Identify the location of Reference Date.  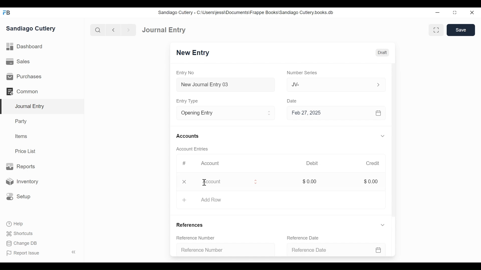
(304, 237).